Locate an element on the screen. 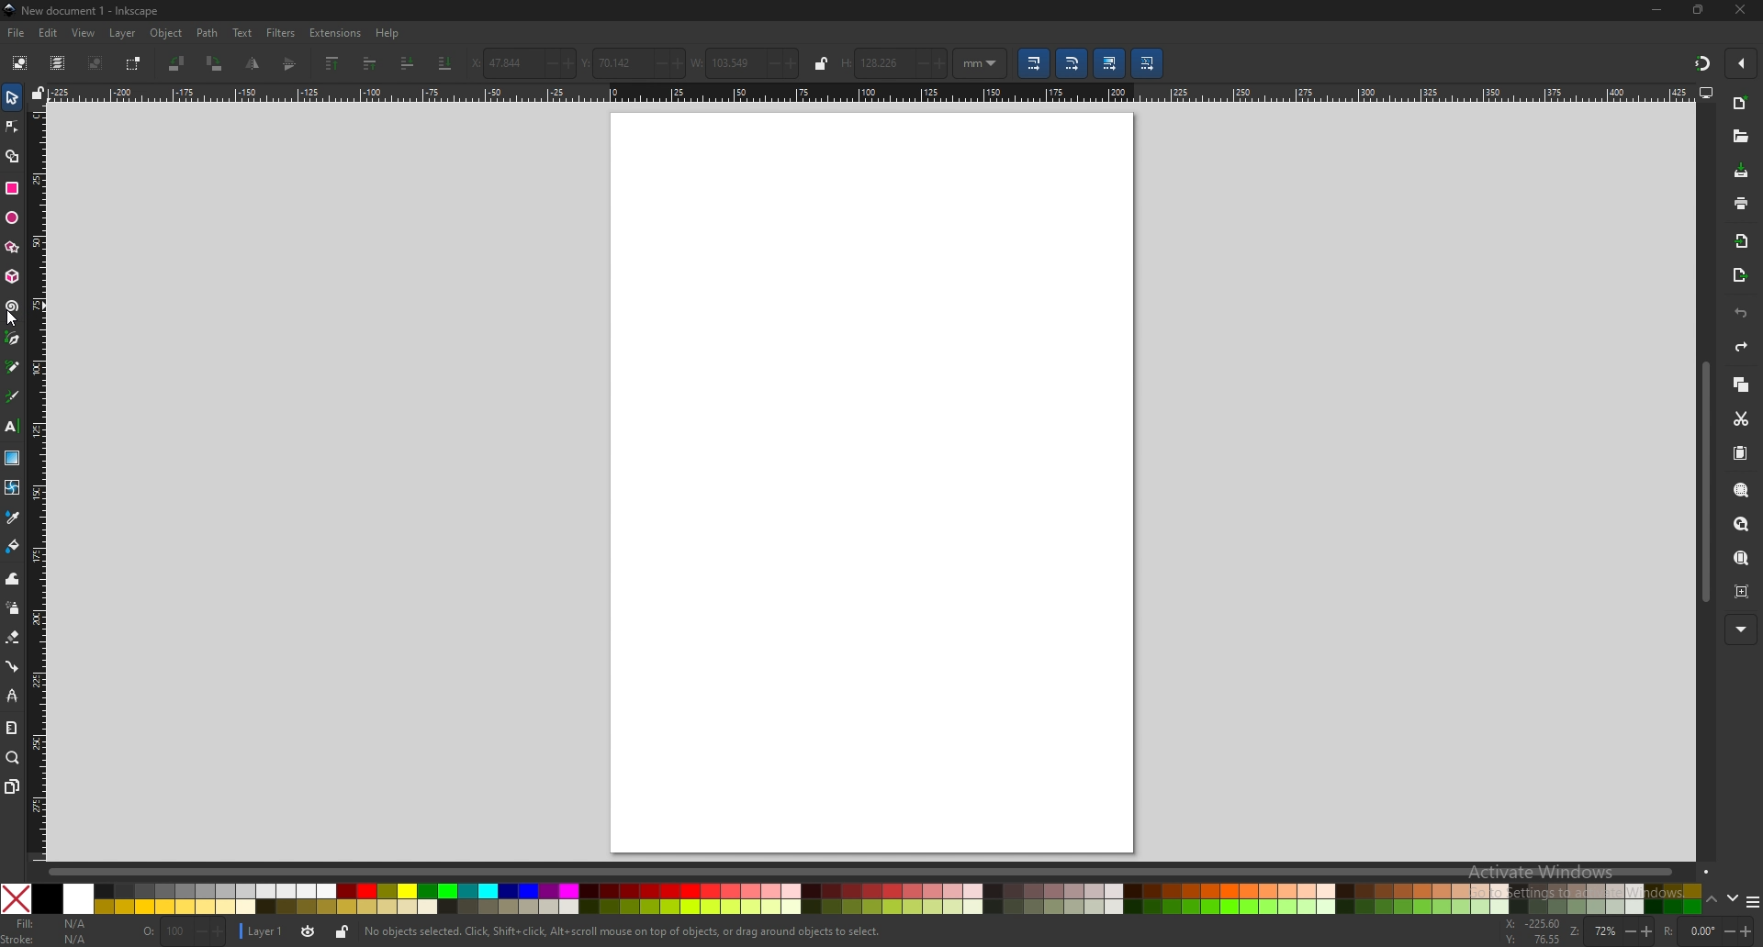 The height and width of the screenshot is (947, 1763). H: 128.226 is located at coordinates (893, 61).